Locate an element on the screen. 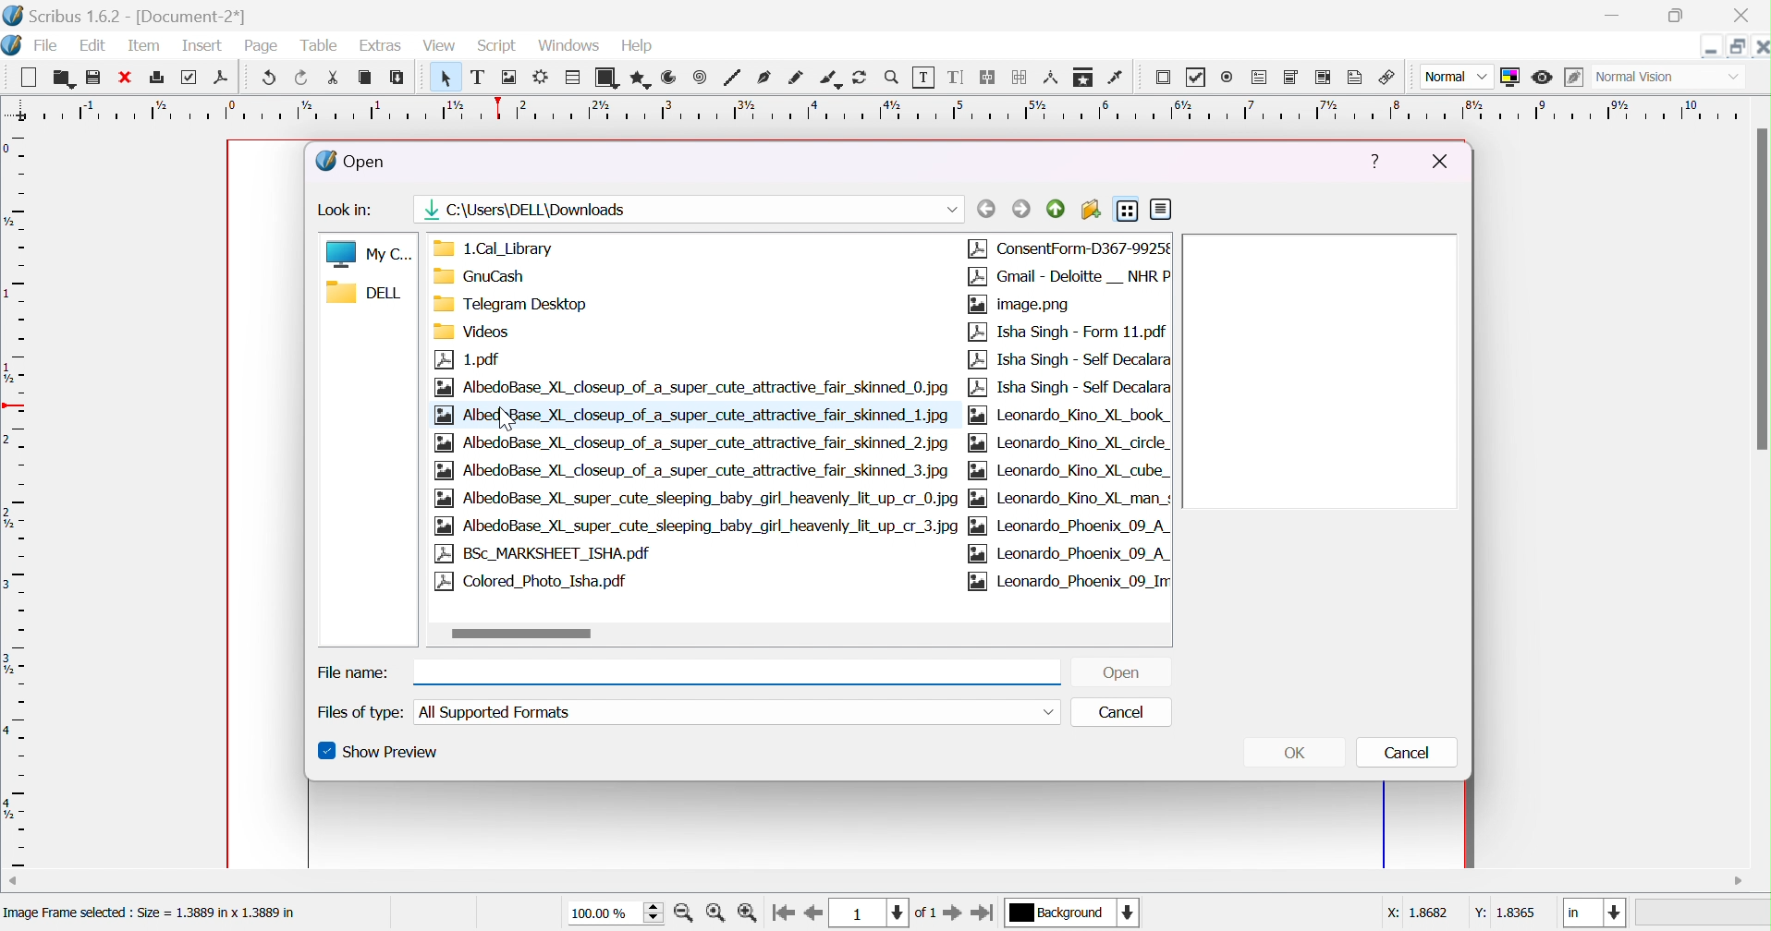  Videos is located at coordinates (470, 330).